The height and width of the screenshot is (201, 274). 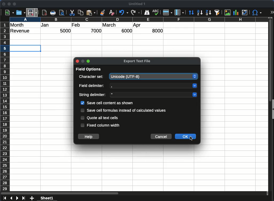 I want to click on Minimize, so click(x=83, y=61).